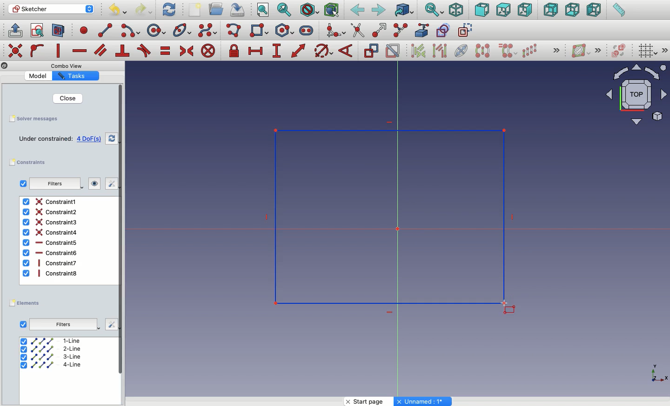 This screenshot has height=406, width=670. I want to click on Undo, so click(119, 11).